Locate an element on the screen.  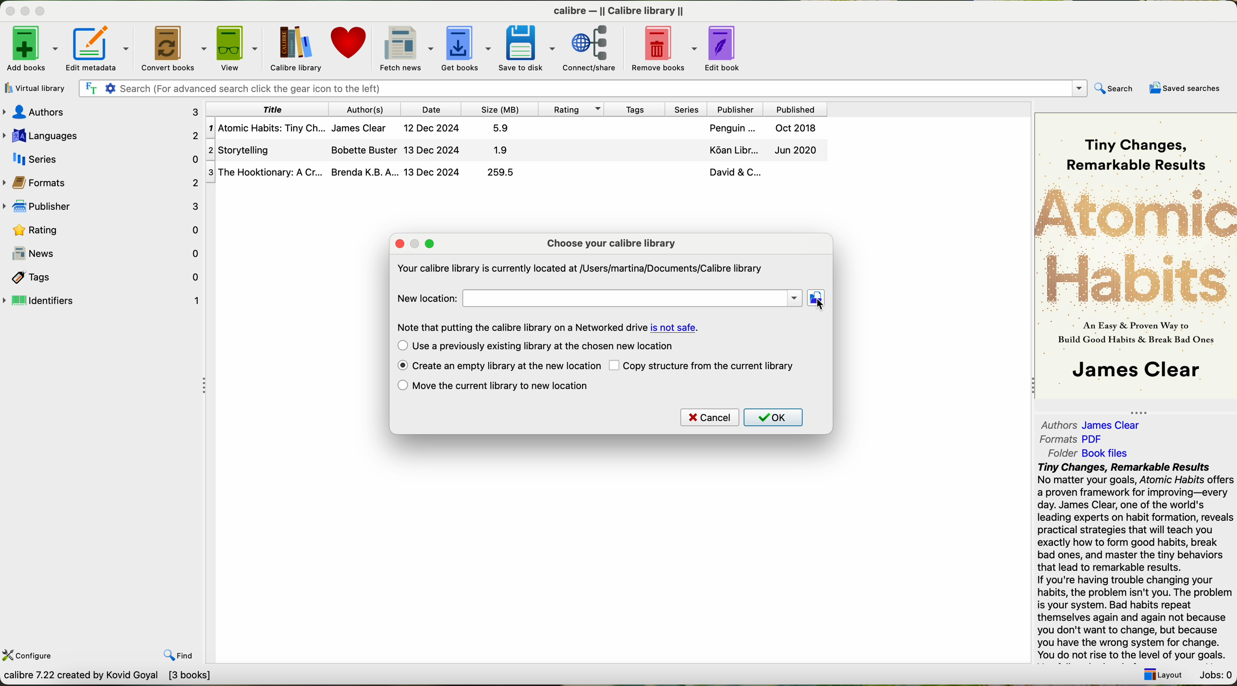
cursor is located at coordinates (819, 307).